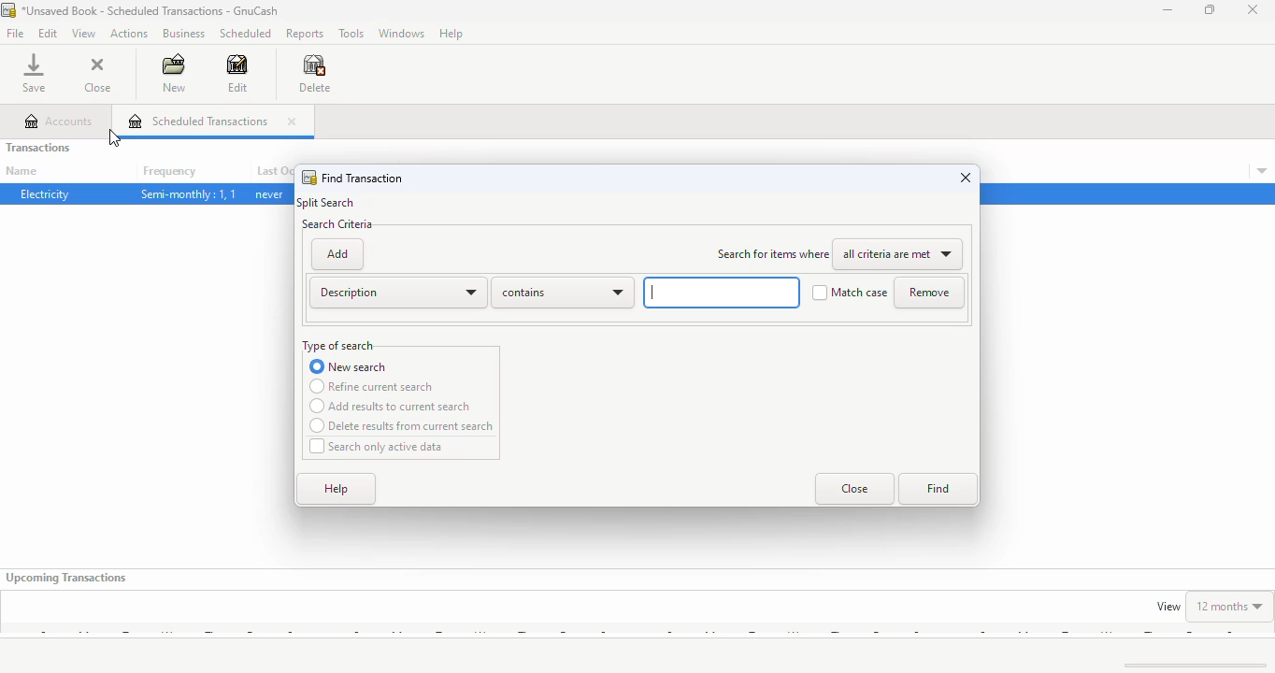  What do you see at coordinates (563, 293) in the screenshot?
I see `contains` at bounding box center [563, 293].